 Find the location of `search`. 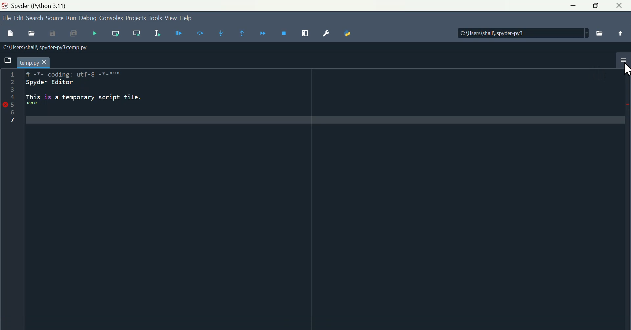

search is located at coordinates (36, 19).